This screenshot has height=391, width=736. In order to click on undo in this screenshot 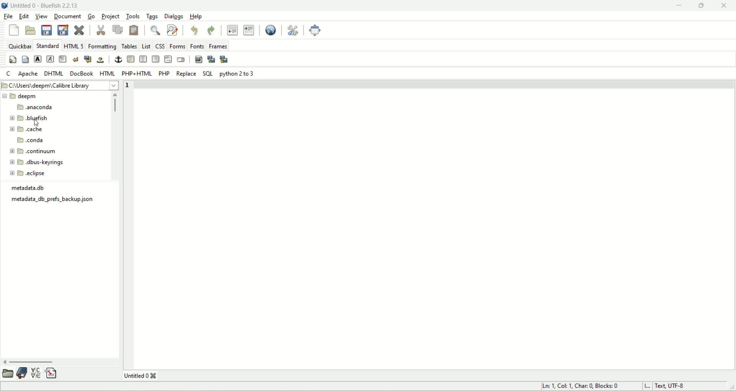, I will do `click(195, 31)`.